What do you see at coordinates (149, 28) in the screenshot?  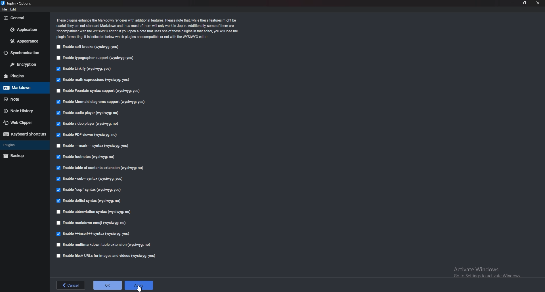 I see `Info` at bounding box center [149, 28].